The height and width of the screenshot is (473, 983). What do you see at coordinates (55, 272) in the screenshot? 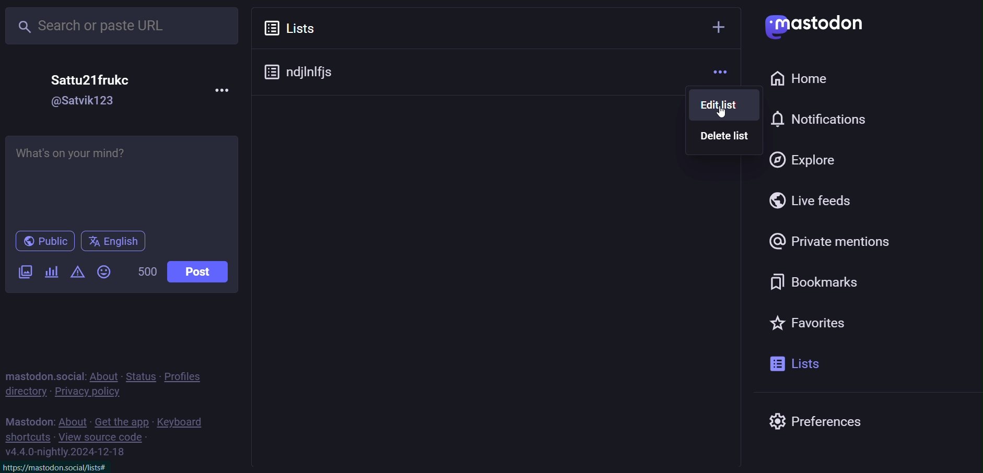
I see `poll` at bounding box center [55, 272].